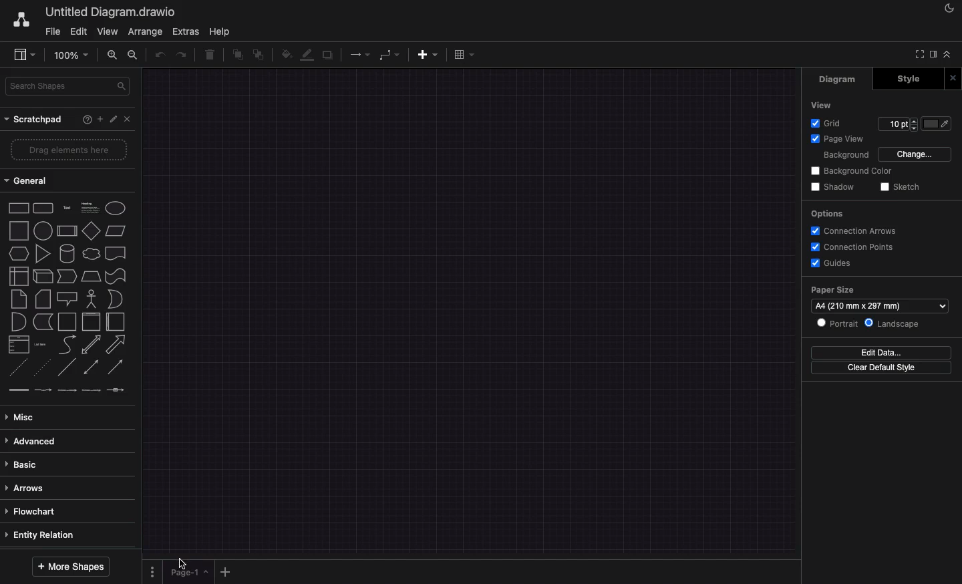 Image resolution: width=962 pixels, height=584 pixels. I want to click on close, so click(953, 78).